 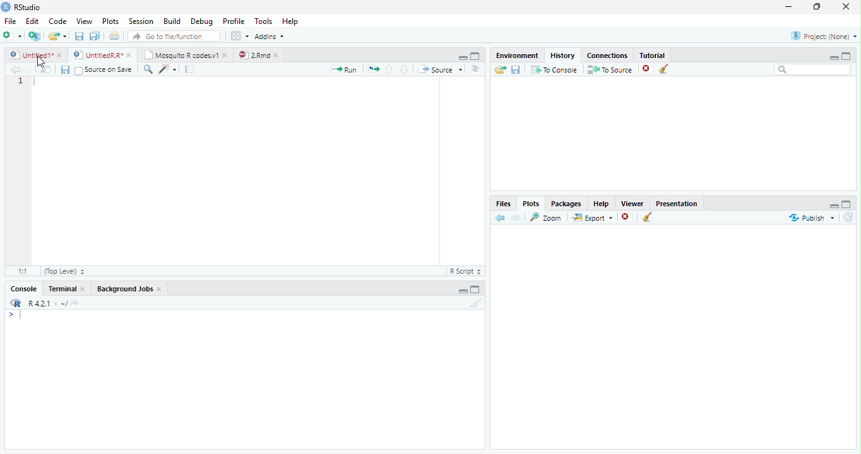 I want to click on Refresh List, so click(x=849, y=218).